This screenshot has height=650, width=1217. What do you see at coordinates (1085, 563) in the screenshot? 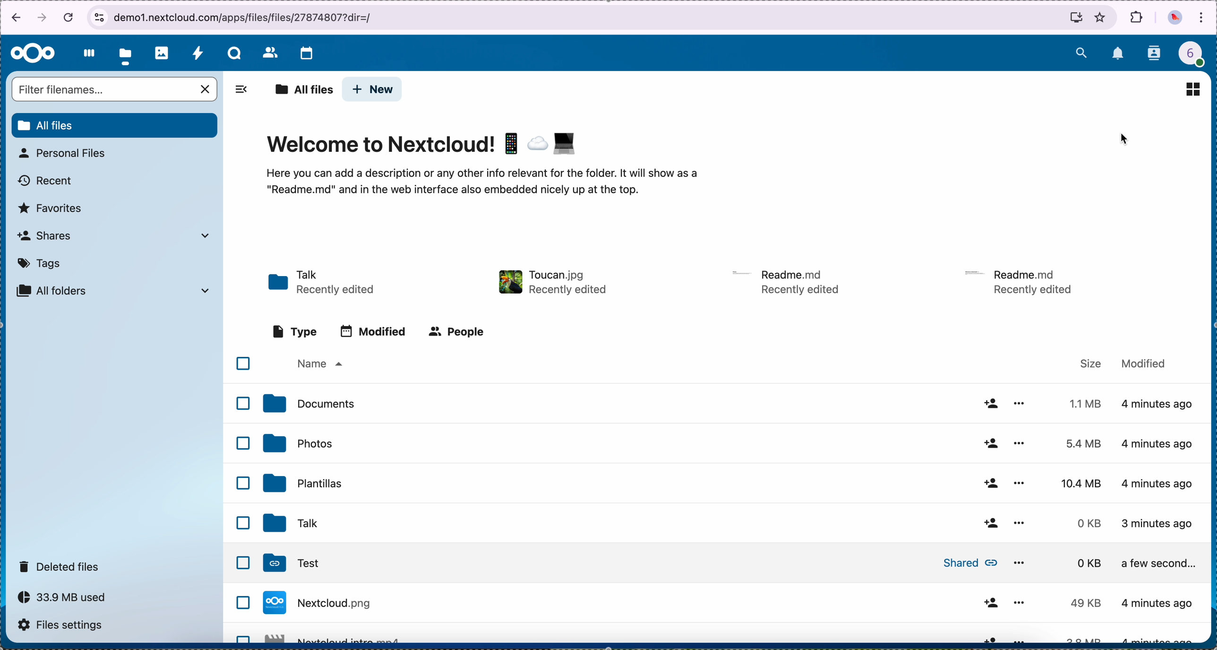
I see `49 KB` at bounding box center [1085, 563].